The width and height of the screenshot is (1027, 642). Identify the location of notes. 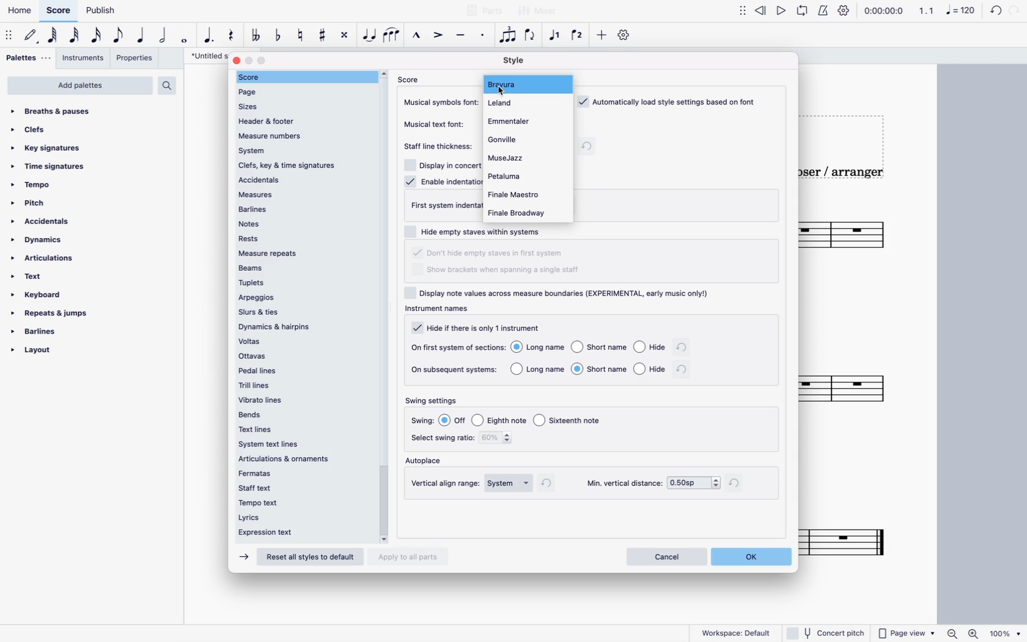
(301, 223).